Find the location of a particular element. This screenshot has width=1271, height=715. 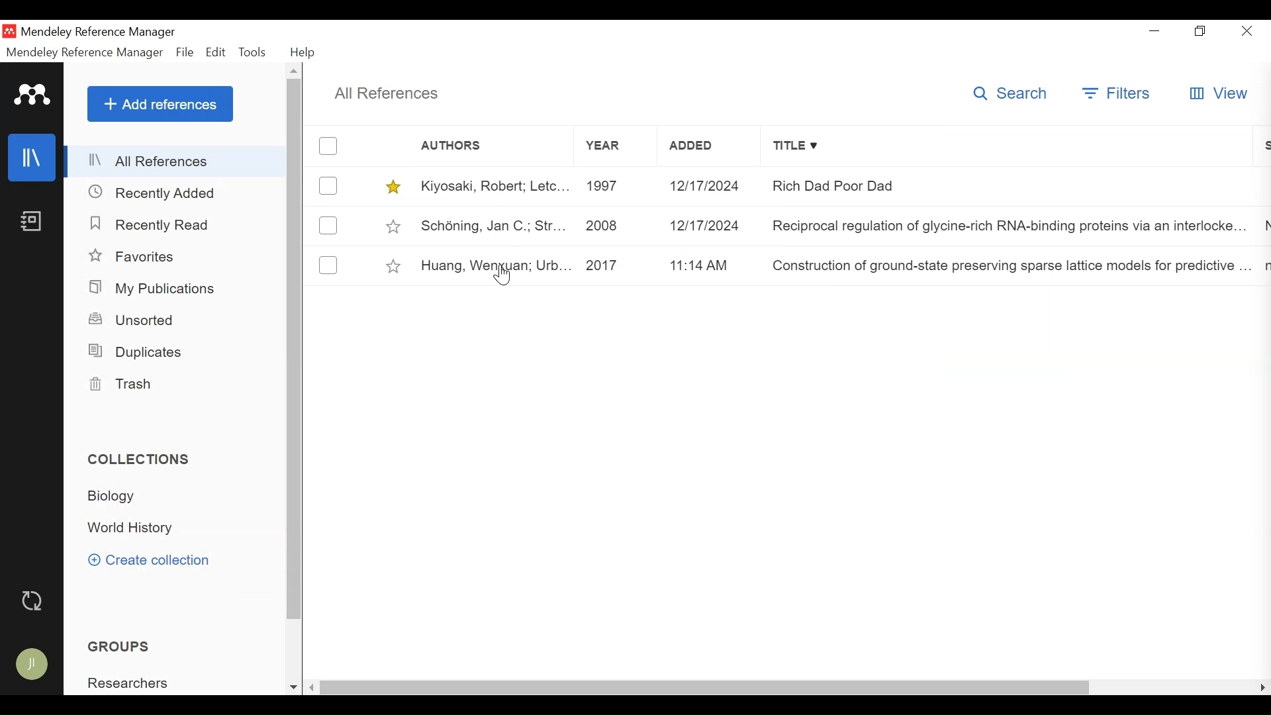

Filters is located at coordinates (1117, 94).